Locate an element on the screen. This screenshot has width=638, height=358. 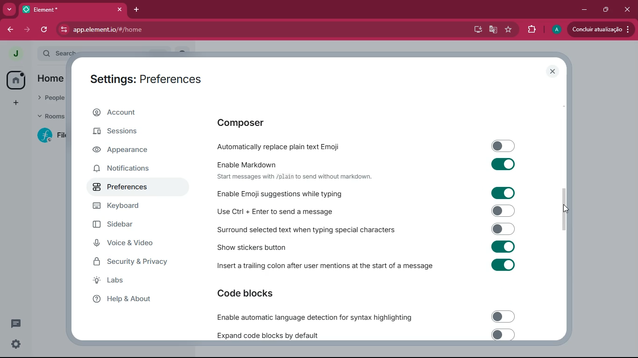
Surround selected text when typing special characters is located at coordinates (365, 229).